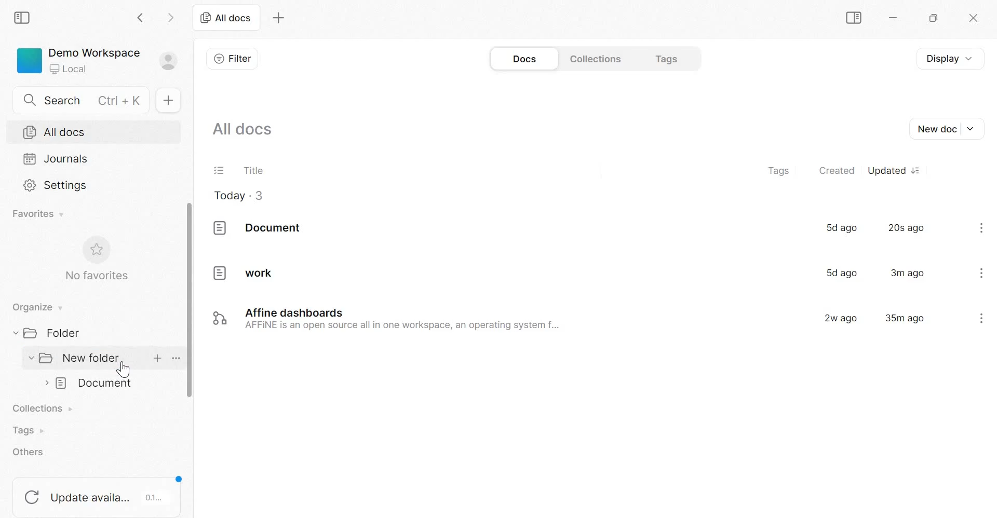  Describe the element at coordinates (905, 319) in the screenshot. I see `35m ago` at that location.